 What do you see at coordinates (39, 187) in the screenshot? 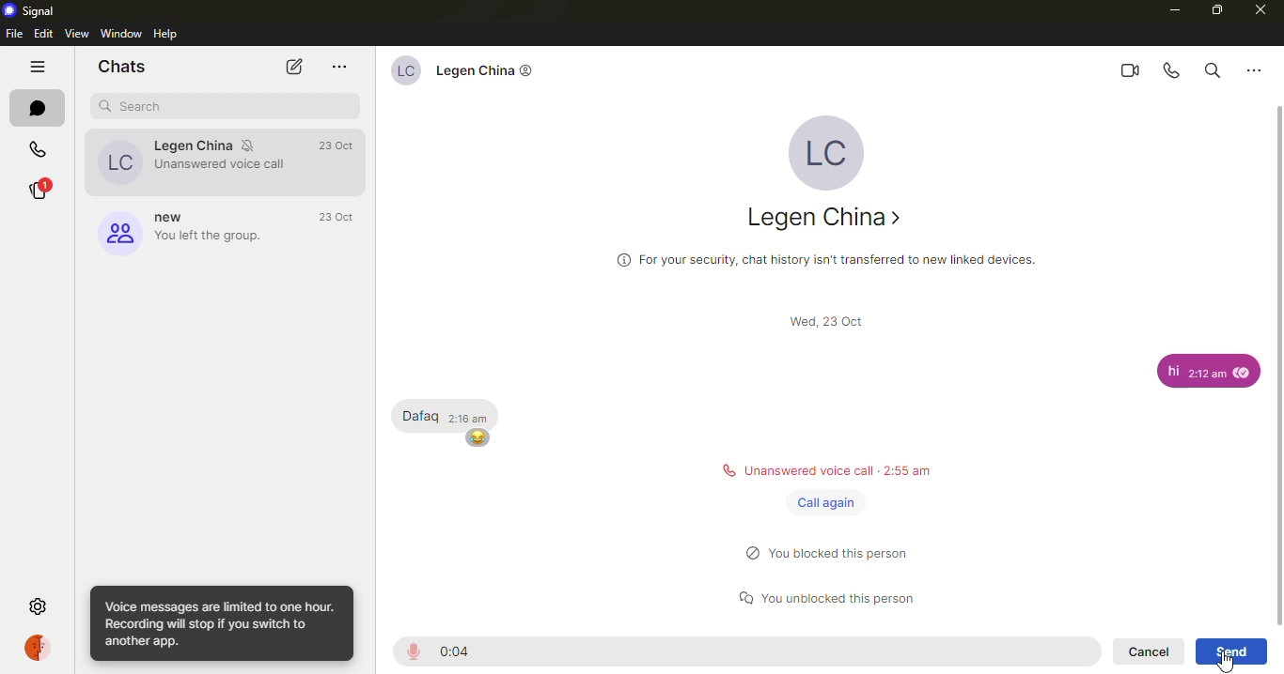
I see `stories` at bounding box center [39, 187].